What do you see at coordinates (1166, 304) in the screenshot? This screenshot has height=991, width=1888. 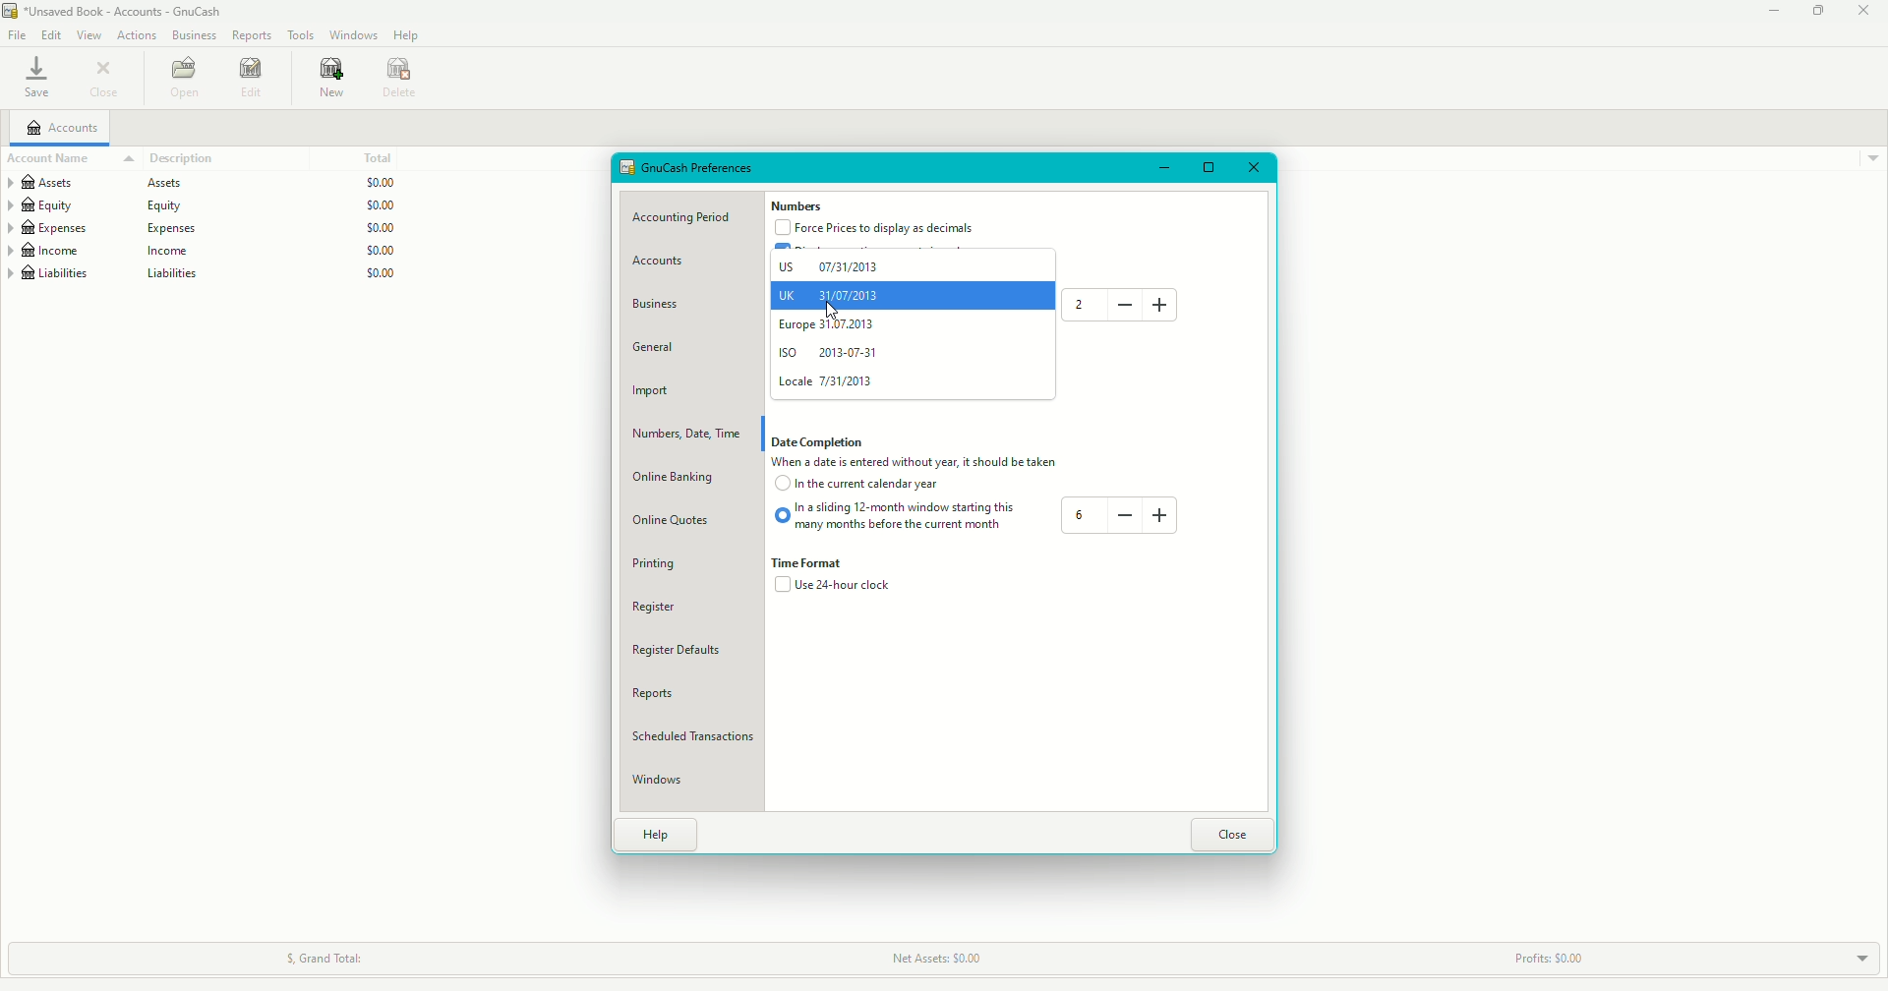 I see `Plus` at bounding box center [1166, 304].